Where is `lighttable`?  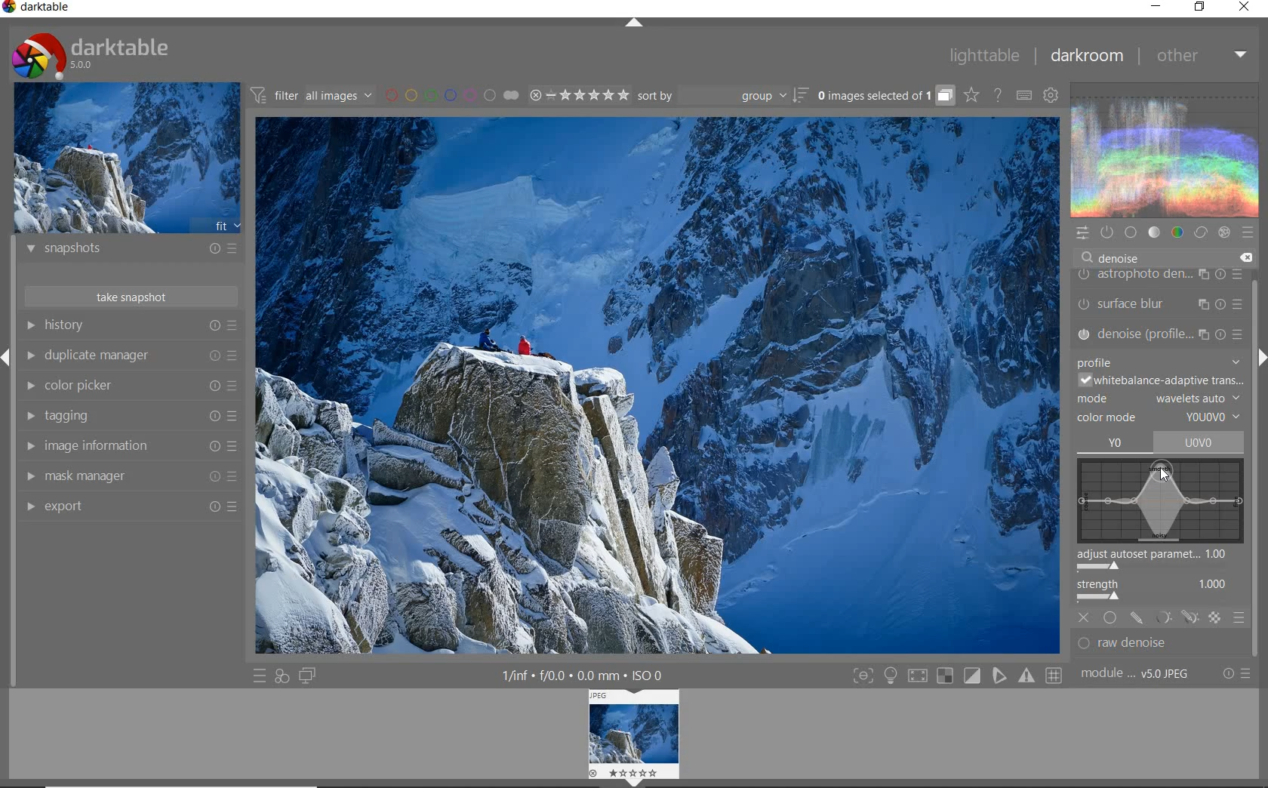 lighttable is located at coordinates (985, 54).